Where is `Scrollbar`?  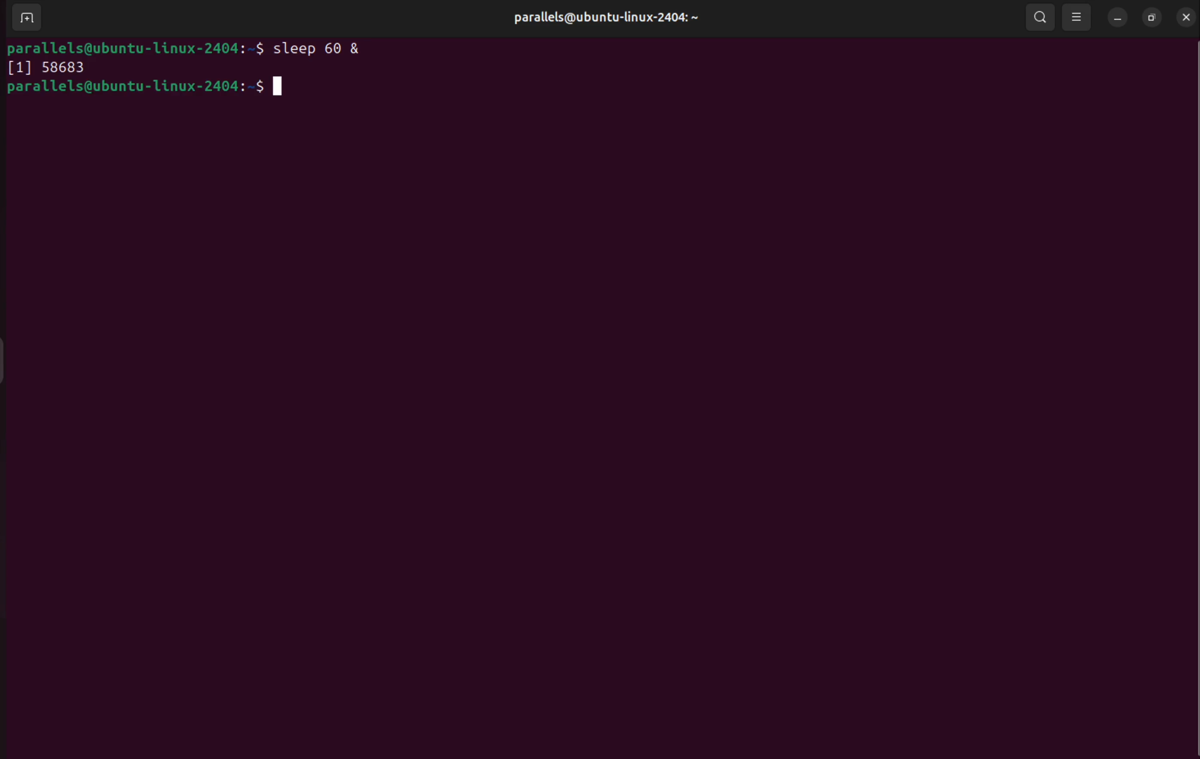 Scrollbar is located at coordinates (1192, 402).